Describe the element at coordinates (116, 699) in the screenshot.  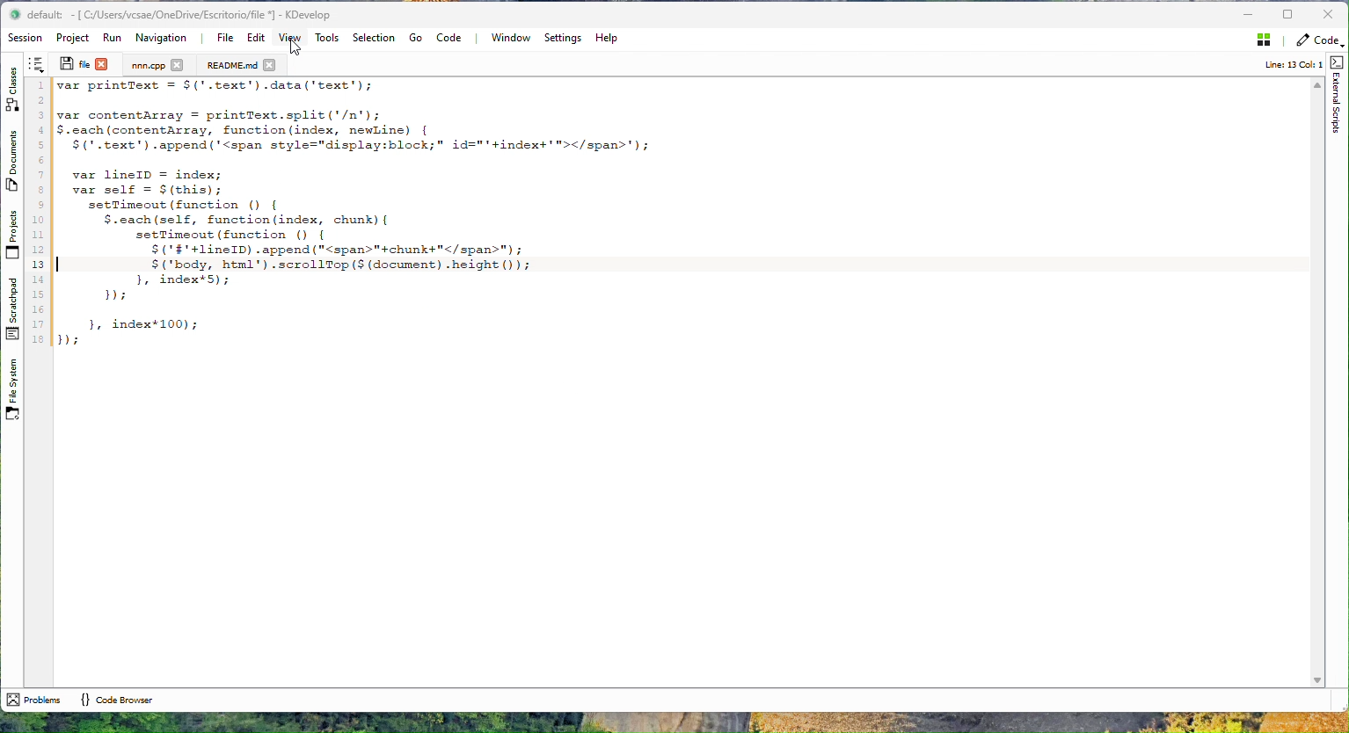
I see `code browser` at that location.